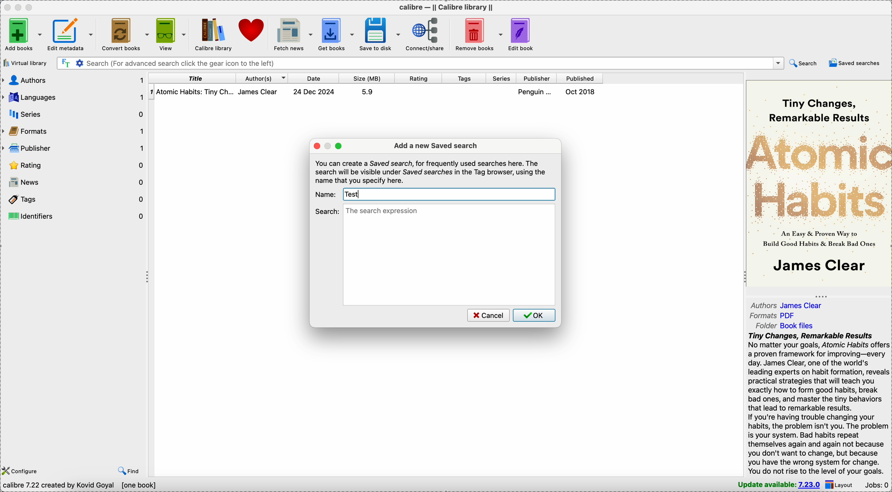 Image resolution: width=892 pixels, height=492 pixels. What do you see at coordinates (367, 78) in the screenshot?
I see `size` at bounding box center [367, 78].